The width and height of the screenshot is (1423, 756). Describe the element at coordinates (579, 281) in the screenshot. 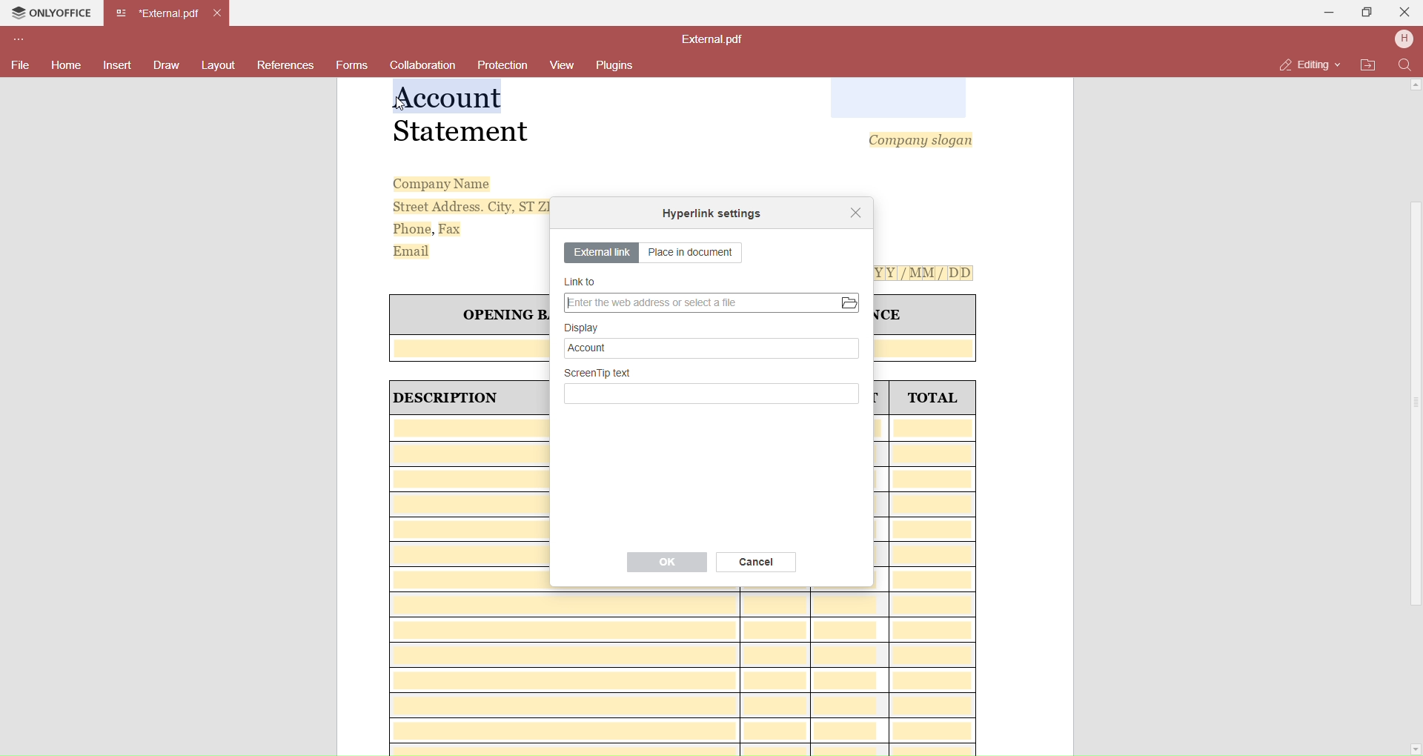

I see `Link to` at that location.